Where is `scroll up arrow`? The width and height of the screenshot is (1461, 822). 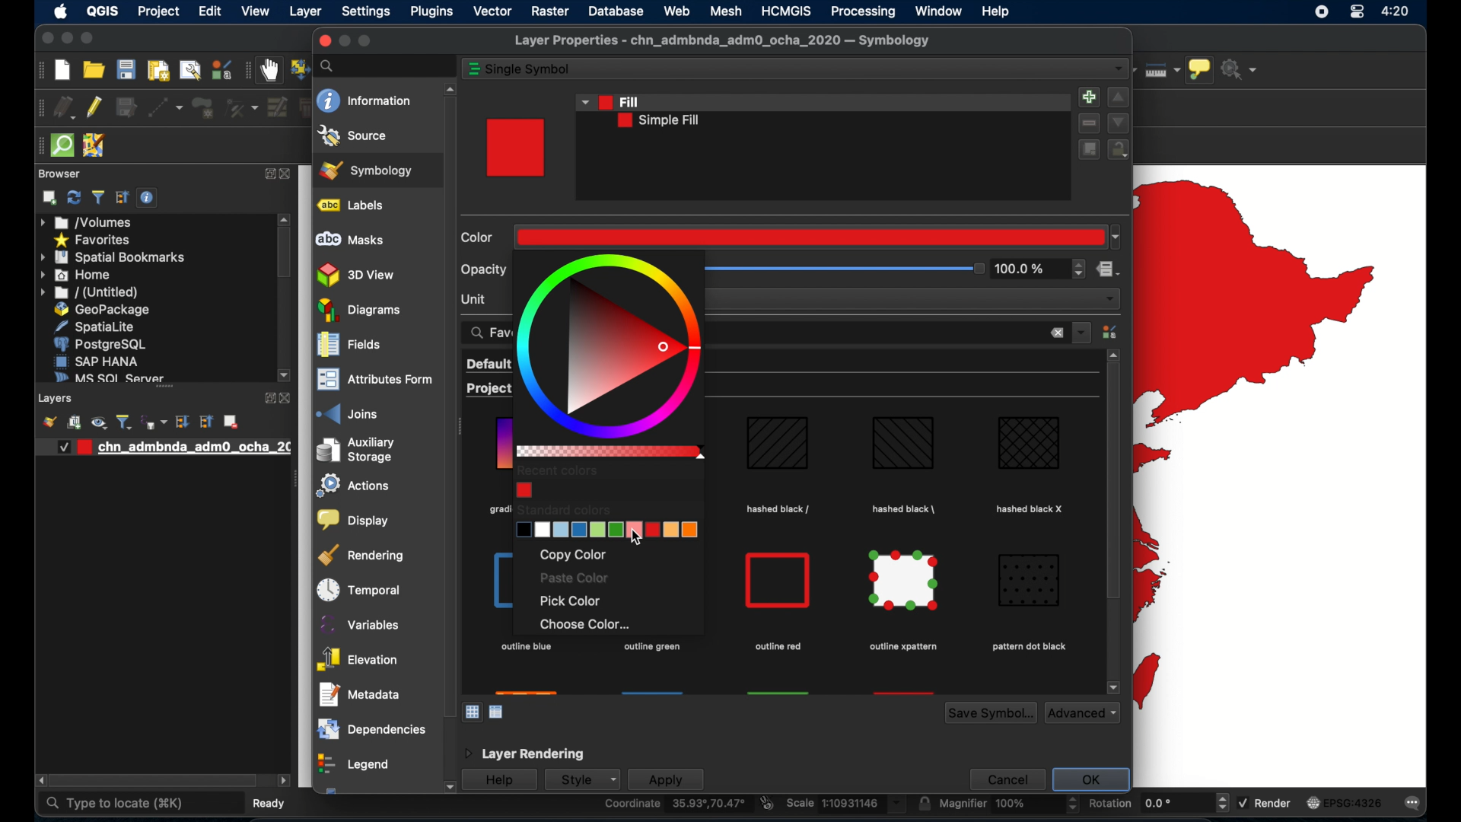 scroll up arrow is located at coordinates (285, 218).